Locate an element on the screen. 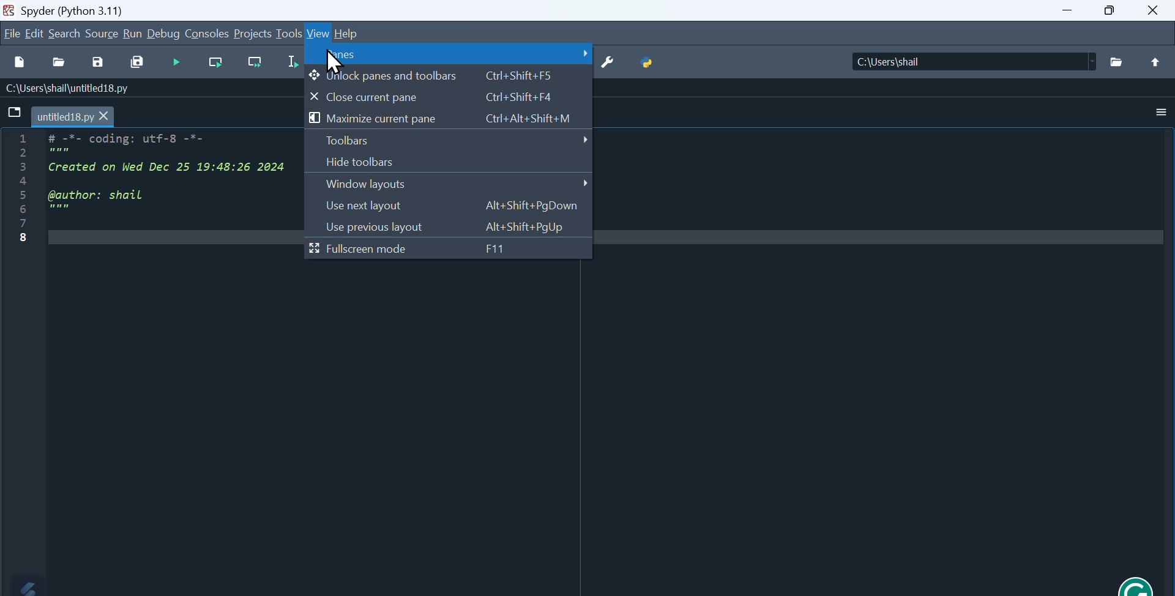 This screenshot has width=1175, height=596. Toolbars is located at coordinates (451, 140).